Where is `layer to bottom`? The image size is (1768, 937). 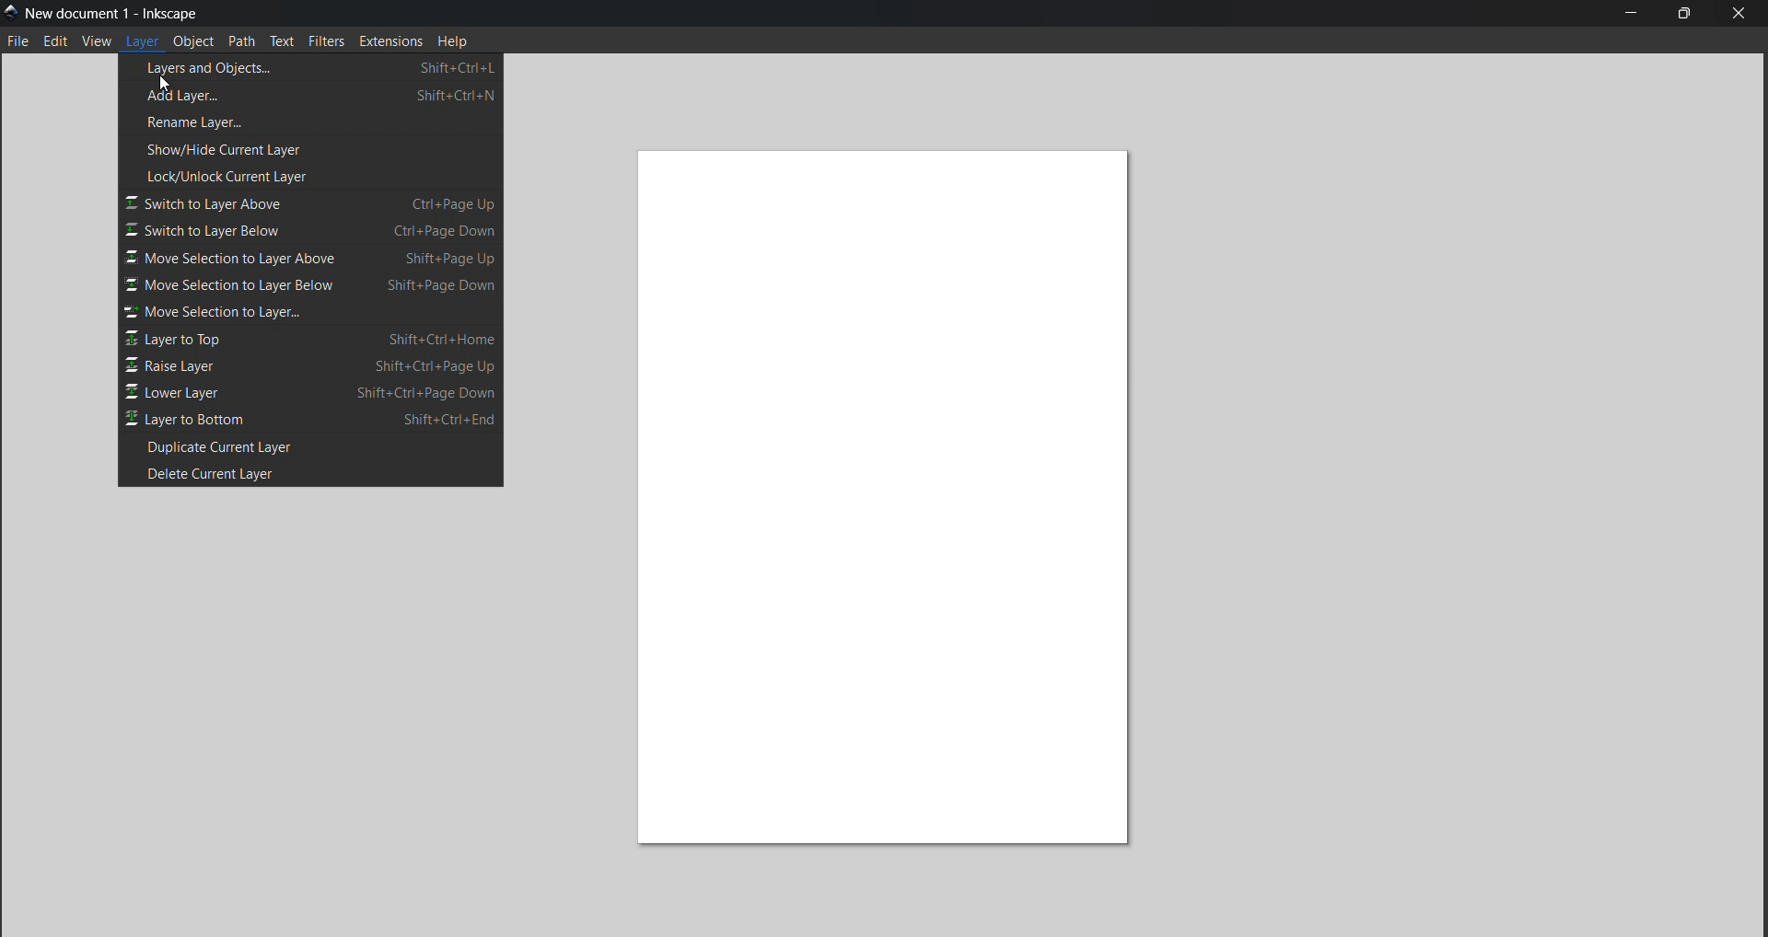 layer to bottom is located at coordinates (315, 416).